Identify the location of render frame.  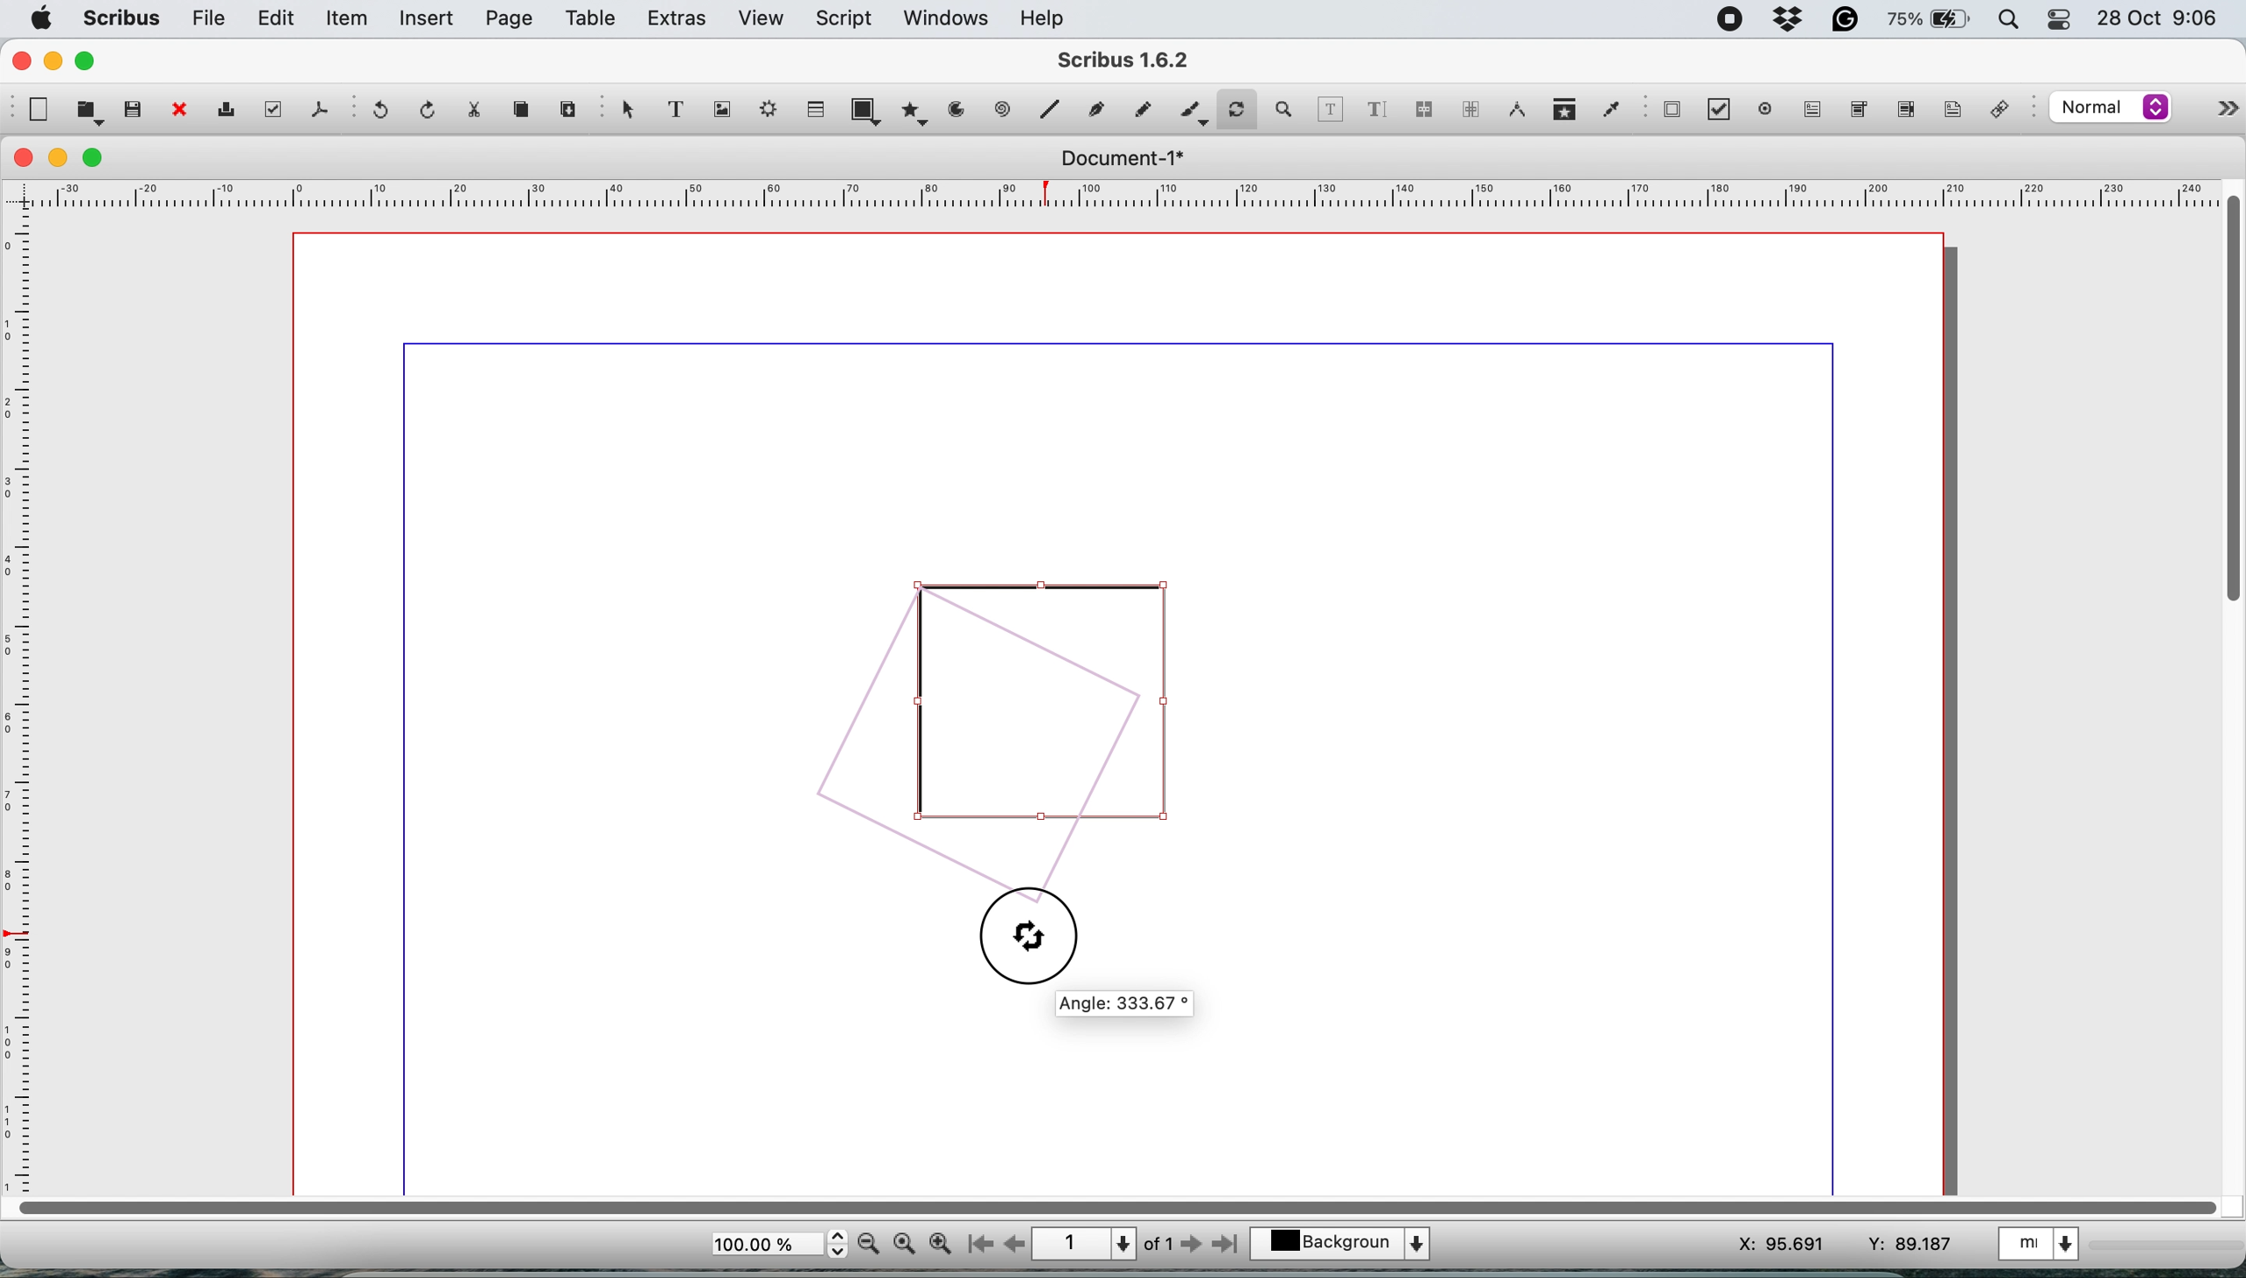
(772, 113).